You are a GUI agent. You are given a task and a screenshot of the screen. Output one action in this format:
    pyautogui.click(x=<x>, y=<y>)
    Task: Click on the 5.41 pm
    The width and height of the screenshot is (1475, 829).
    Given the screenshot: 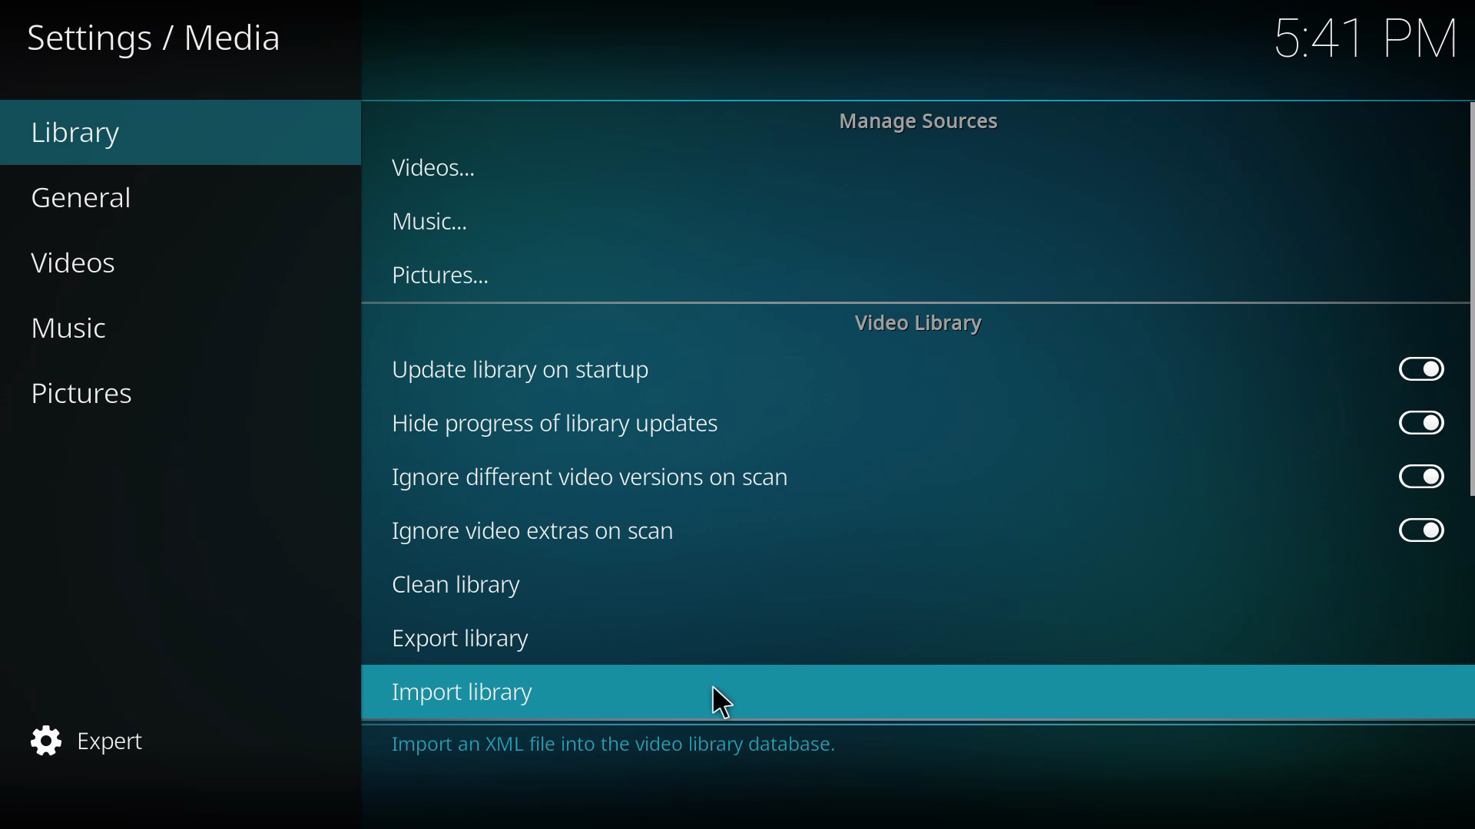 What is the action you would take?
    pyautogui.click(x=1369, y=39)
    